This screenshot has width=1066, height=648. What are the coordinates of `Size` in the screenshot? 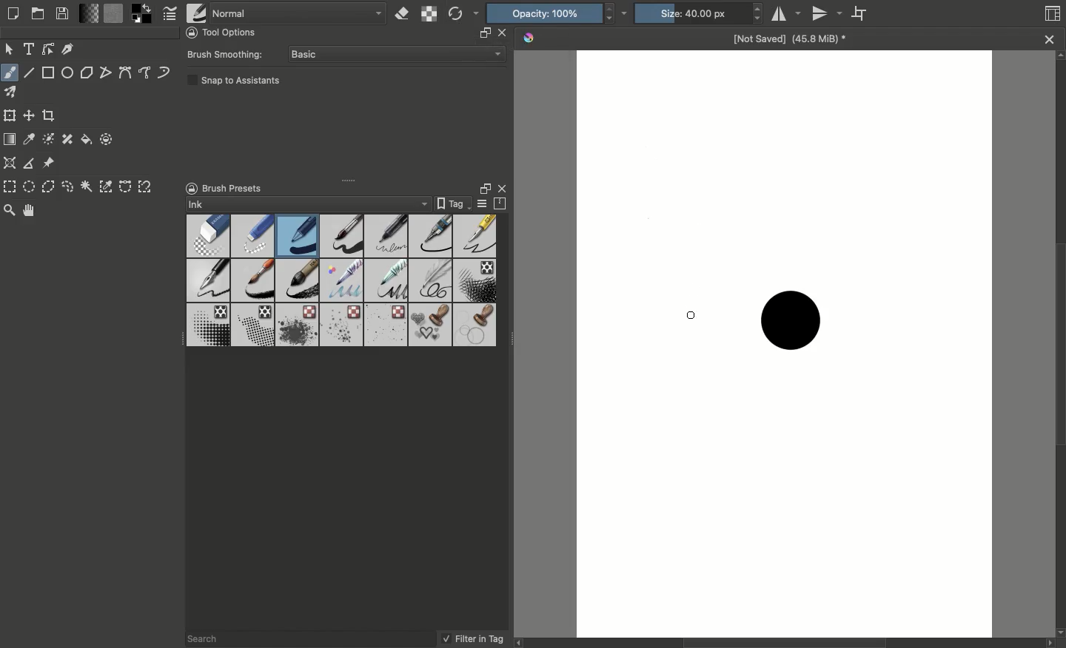 It's located at (696, 14).